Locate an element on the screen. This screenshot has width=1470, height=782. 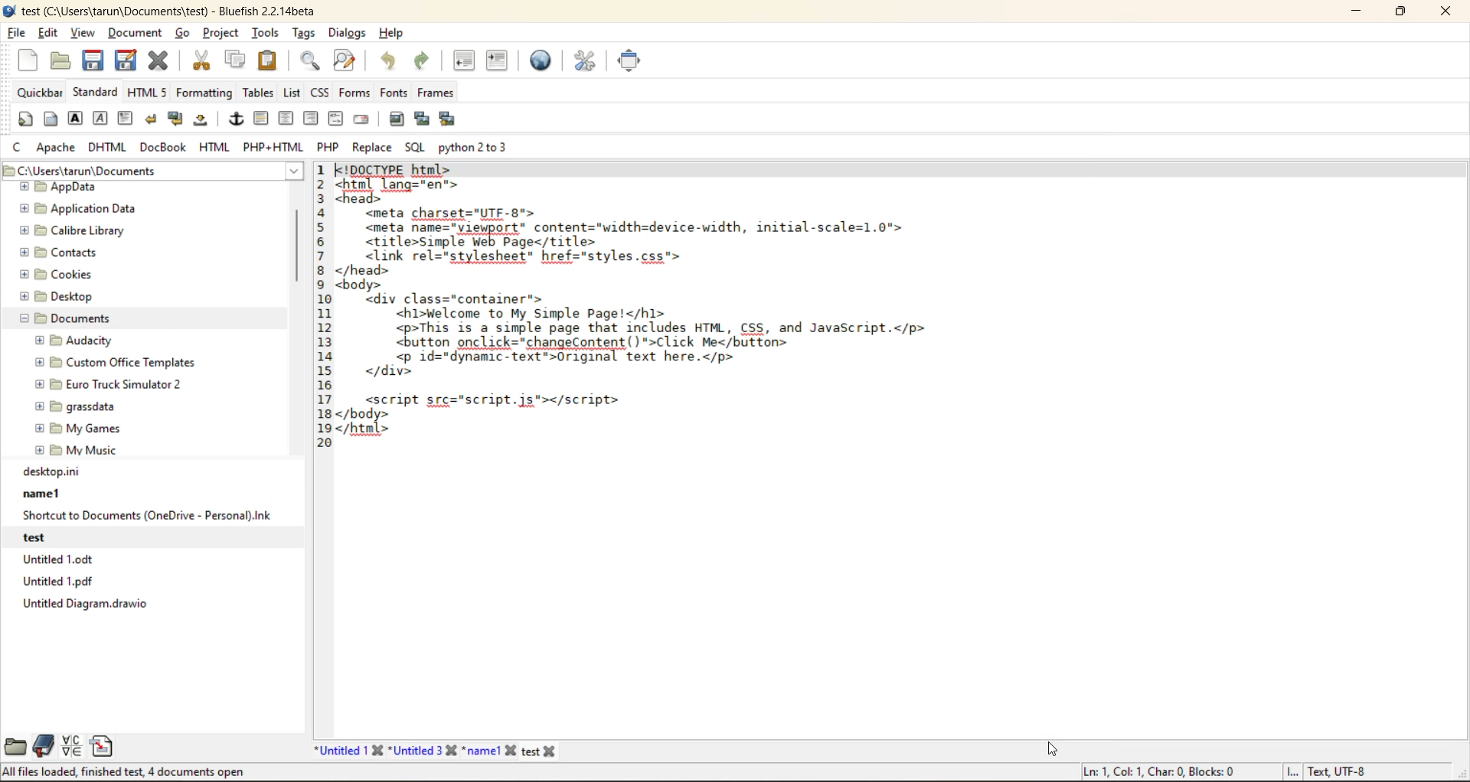
opened file name is located at coordinates (170, 11).